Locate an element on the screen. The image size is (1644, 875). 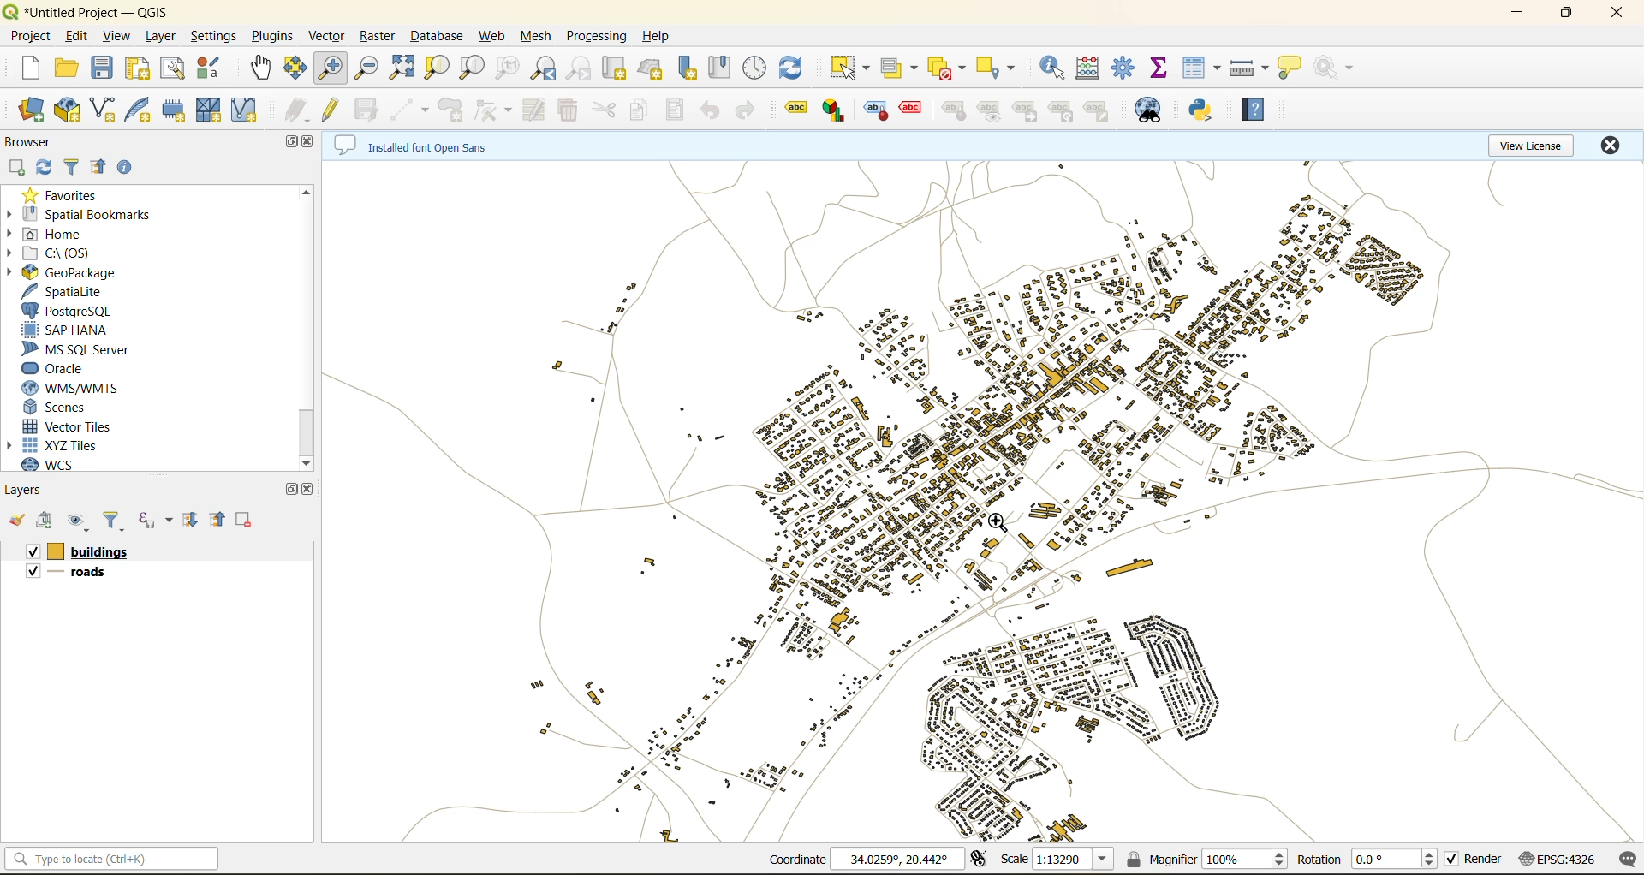
save edits is located at coordinates (367, 110).